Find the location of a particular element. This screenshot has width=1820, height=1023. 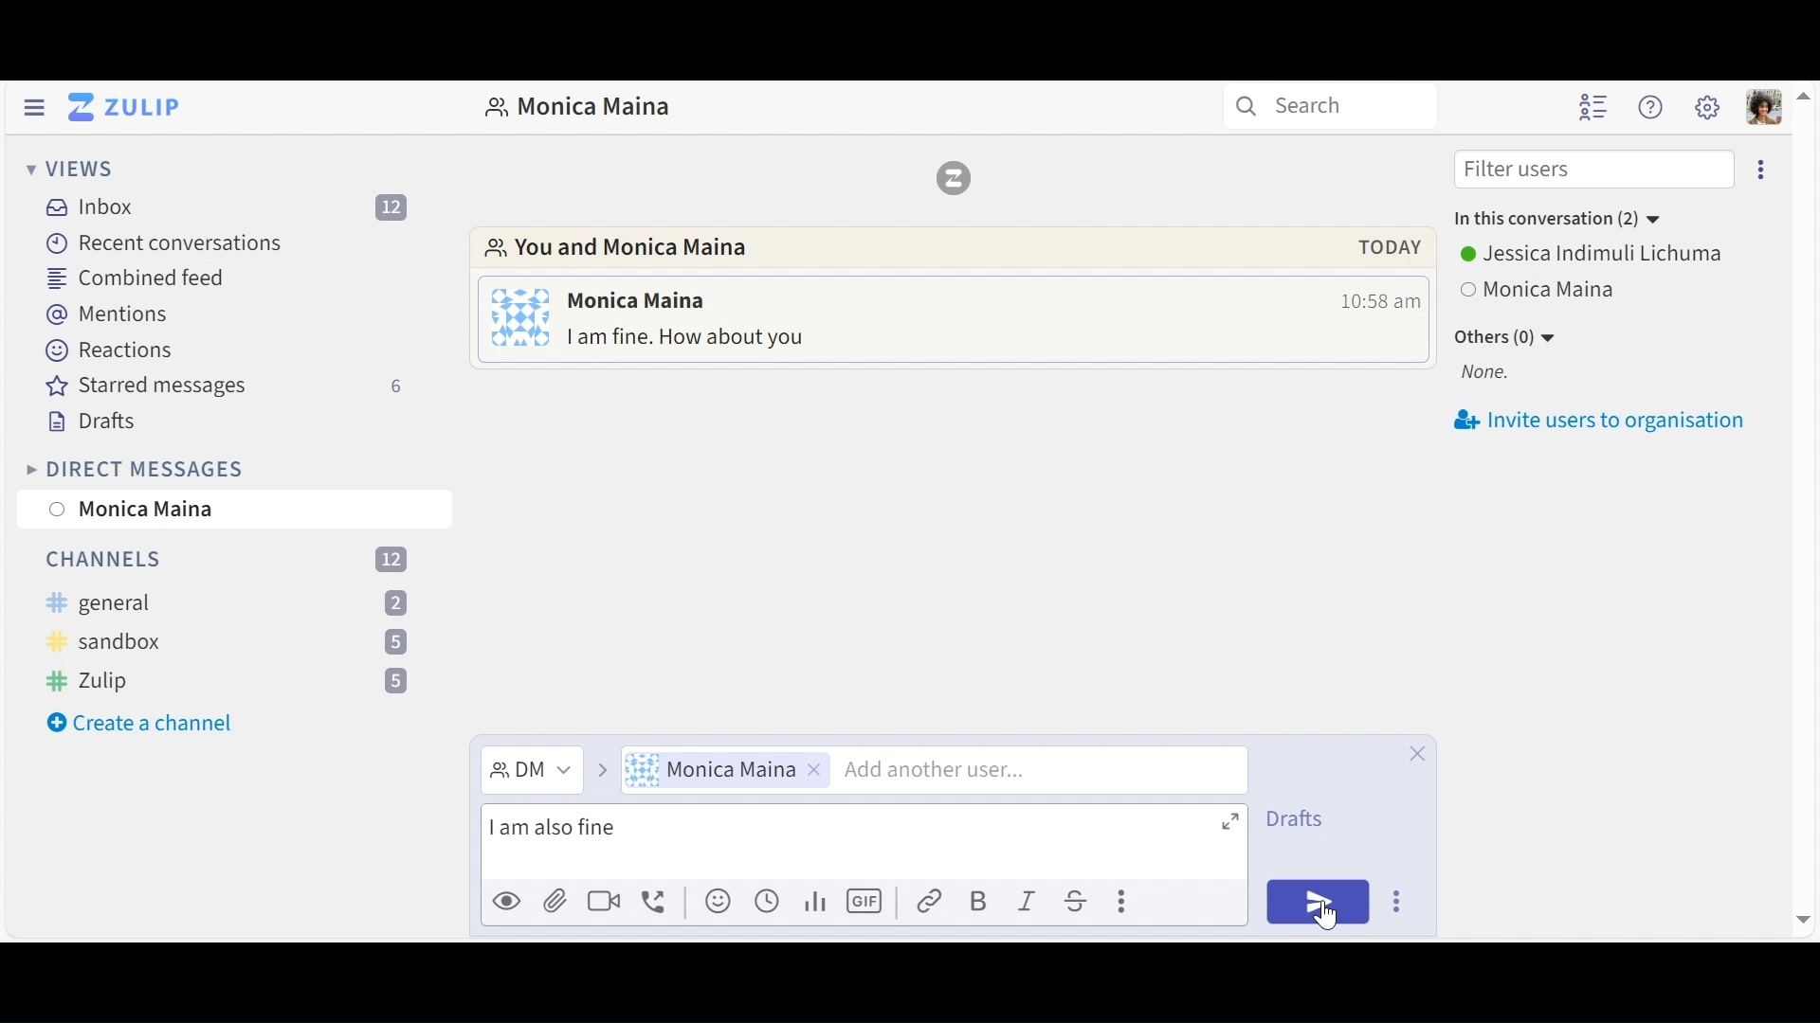

Reactions is located at coordinates (113, 350).